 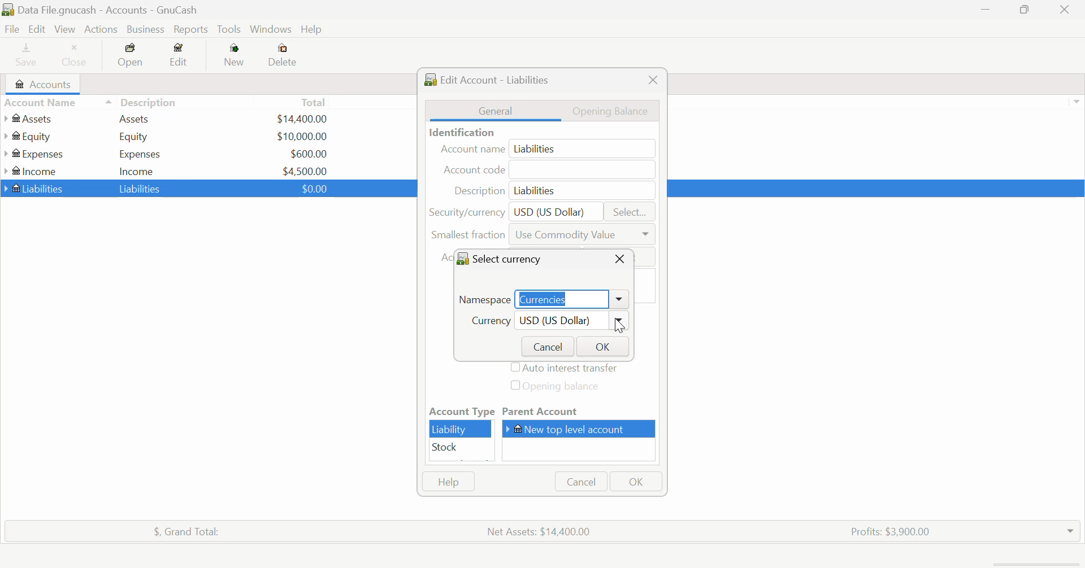 I want to click on Equity, so click(x=136, y=136).